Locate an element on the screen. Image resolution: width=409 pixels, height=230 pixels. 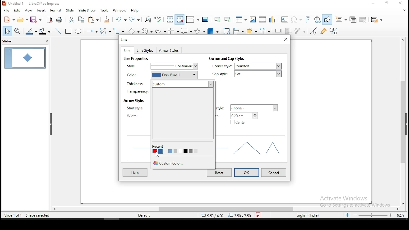
line style is located at coordinates (135, 66).